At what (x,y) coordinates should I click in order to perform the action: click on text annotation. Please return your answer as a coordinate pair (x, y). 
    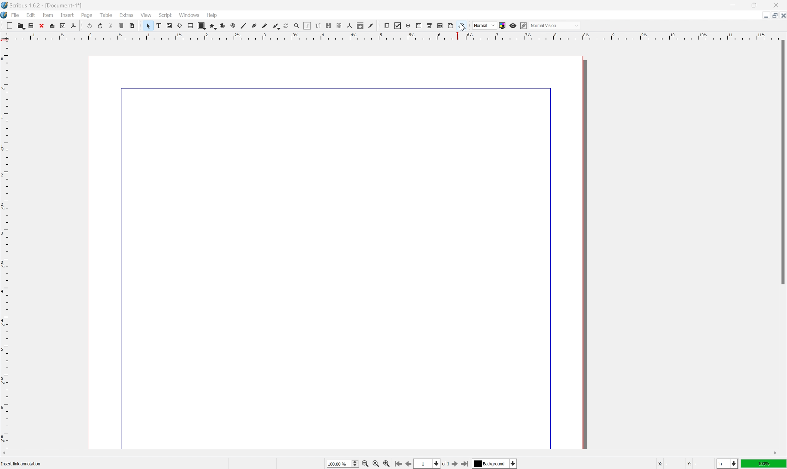
    Looking at the image, I should click on (451, 25).